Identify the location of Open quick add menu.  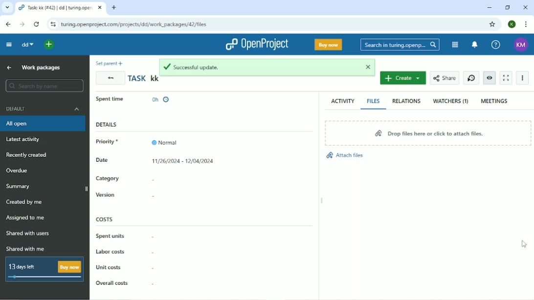
(50, 45).